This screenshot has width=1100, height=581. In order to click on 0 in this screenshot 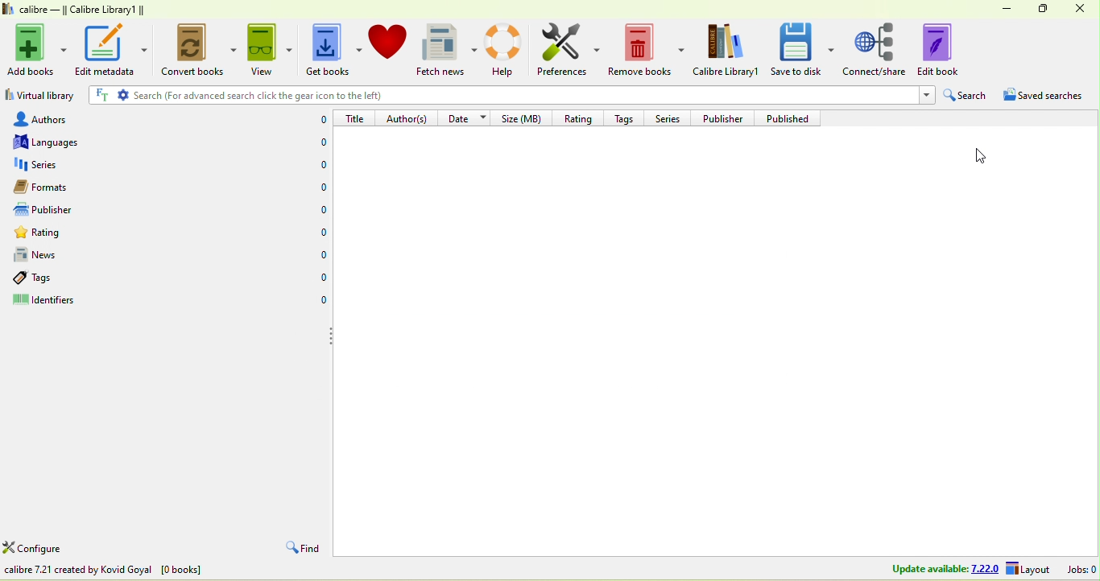, I will do `click(317, 120)`.